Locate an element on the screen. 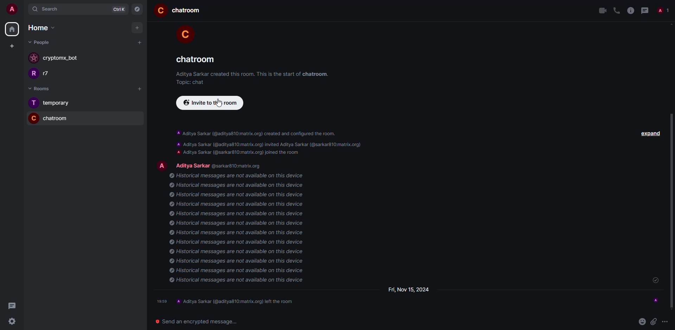  people is located at coordinates (40, 42).